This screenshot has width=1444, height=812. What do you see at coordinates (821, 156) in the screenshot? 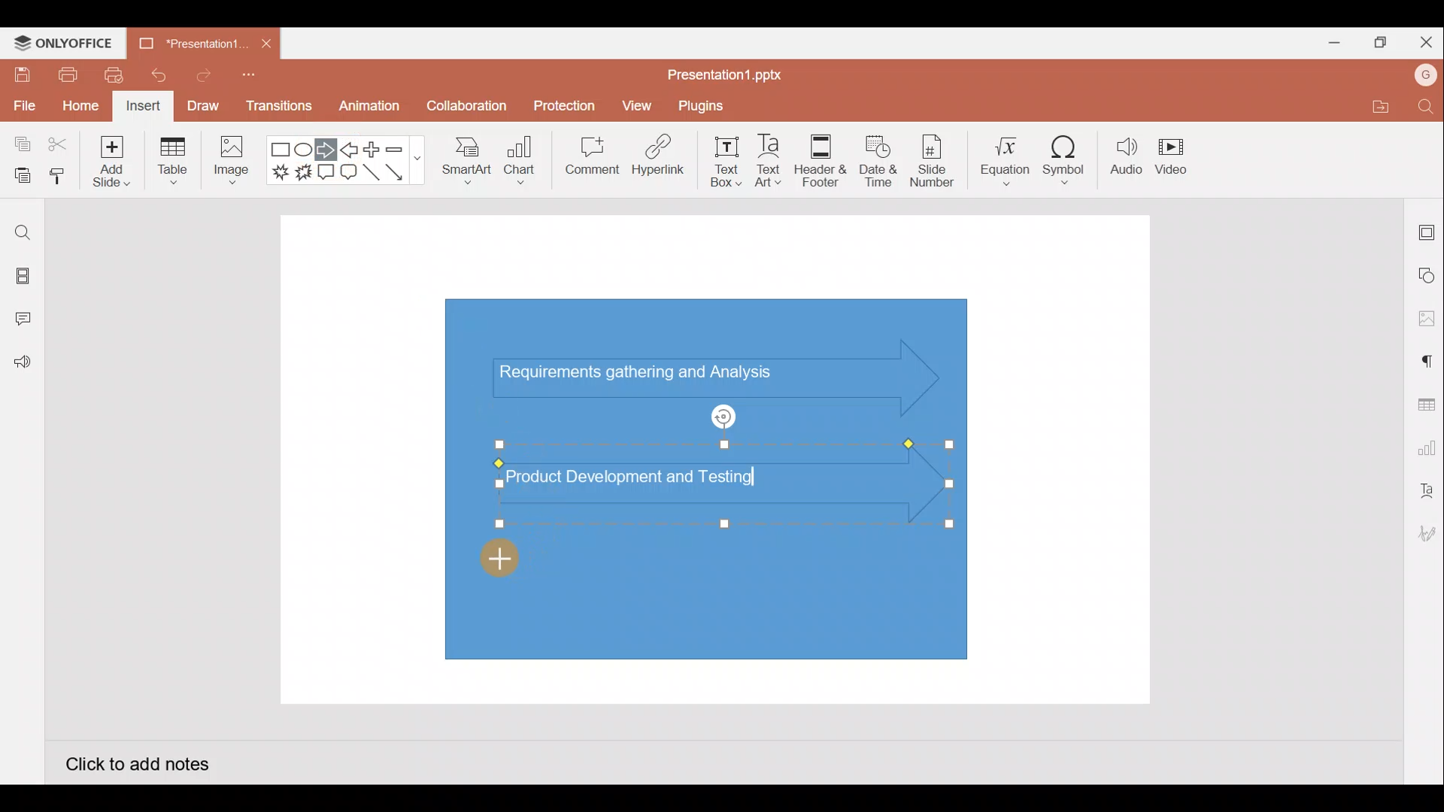
I see `Header & footer` at bounding box center [821, 156].